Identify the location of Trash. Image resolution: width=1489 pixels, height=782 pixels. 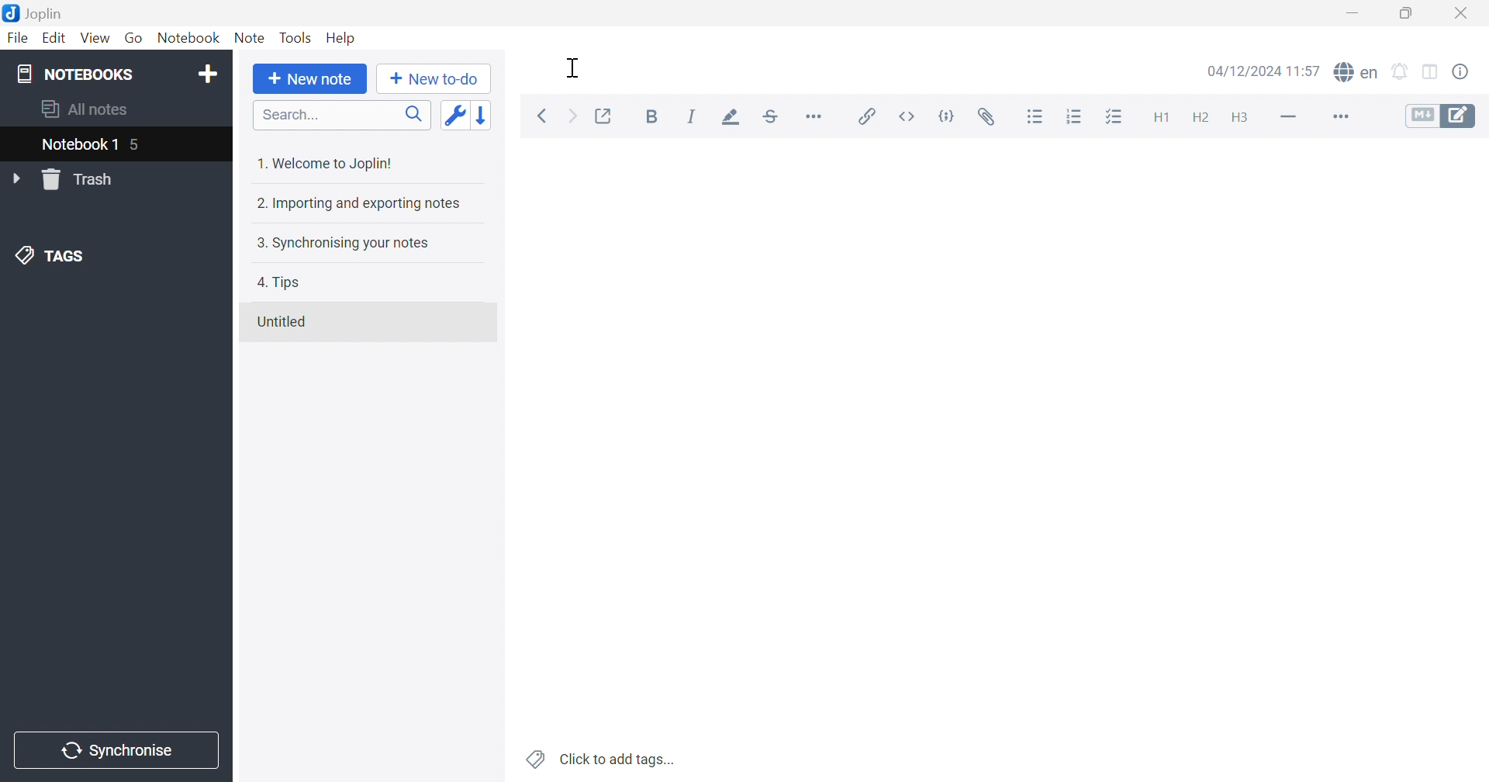
(83, 180).